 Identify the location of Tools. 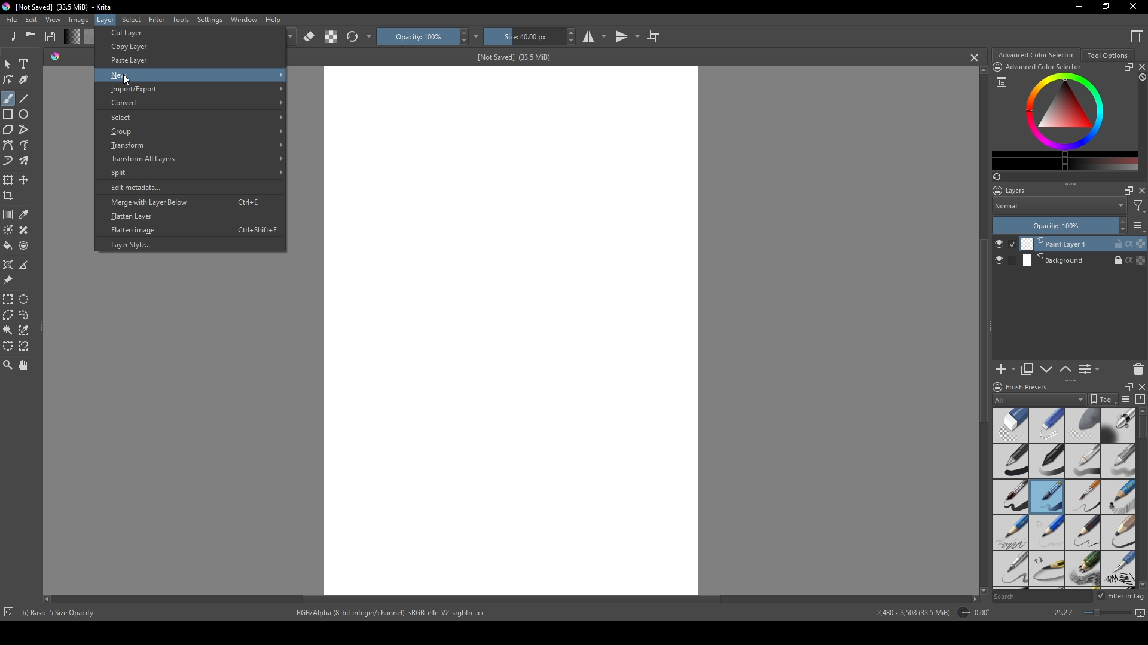
(181, 19).